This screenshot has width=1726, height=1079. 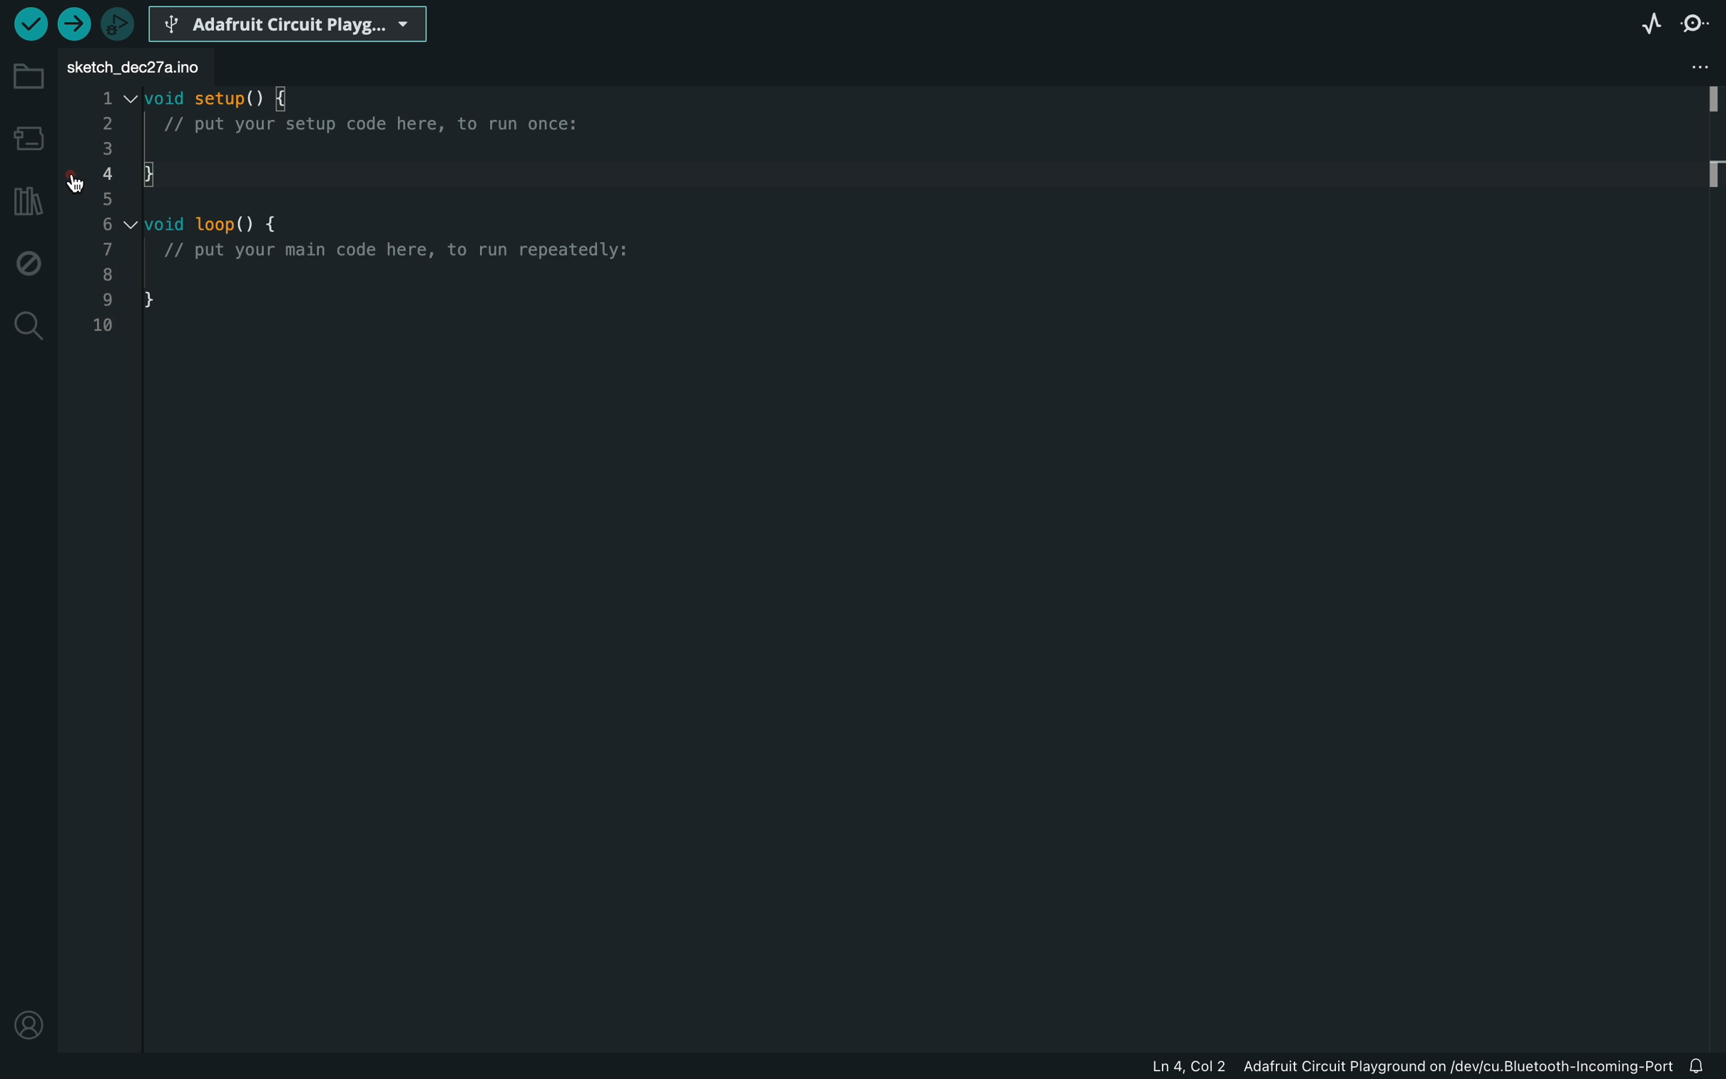 I want to click on serial monitor, so click(x=1698, y=27).